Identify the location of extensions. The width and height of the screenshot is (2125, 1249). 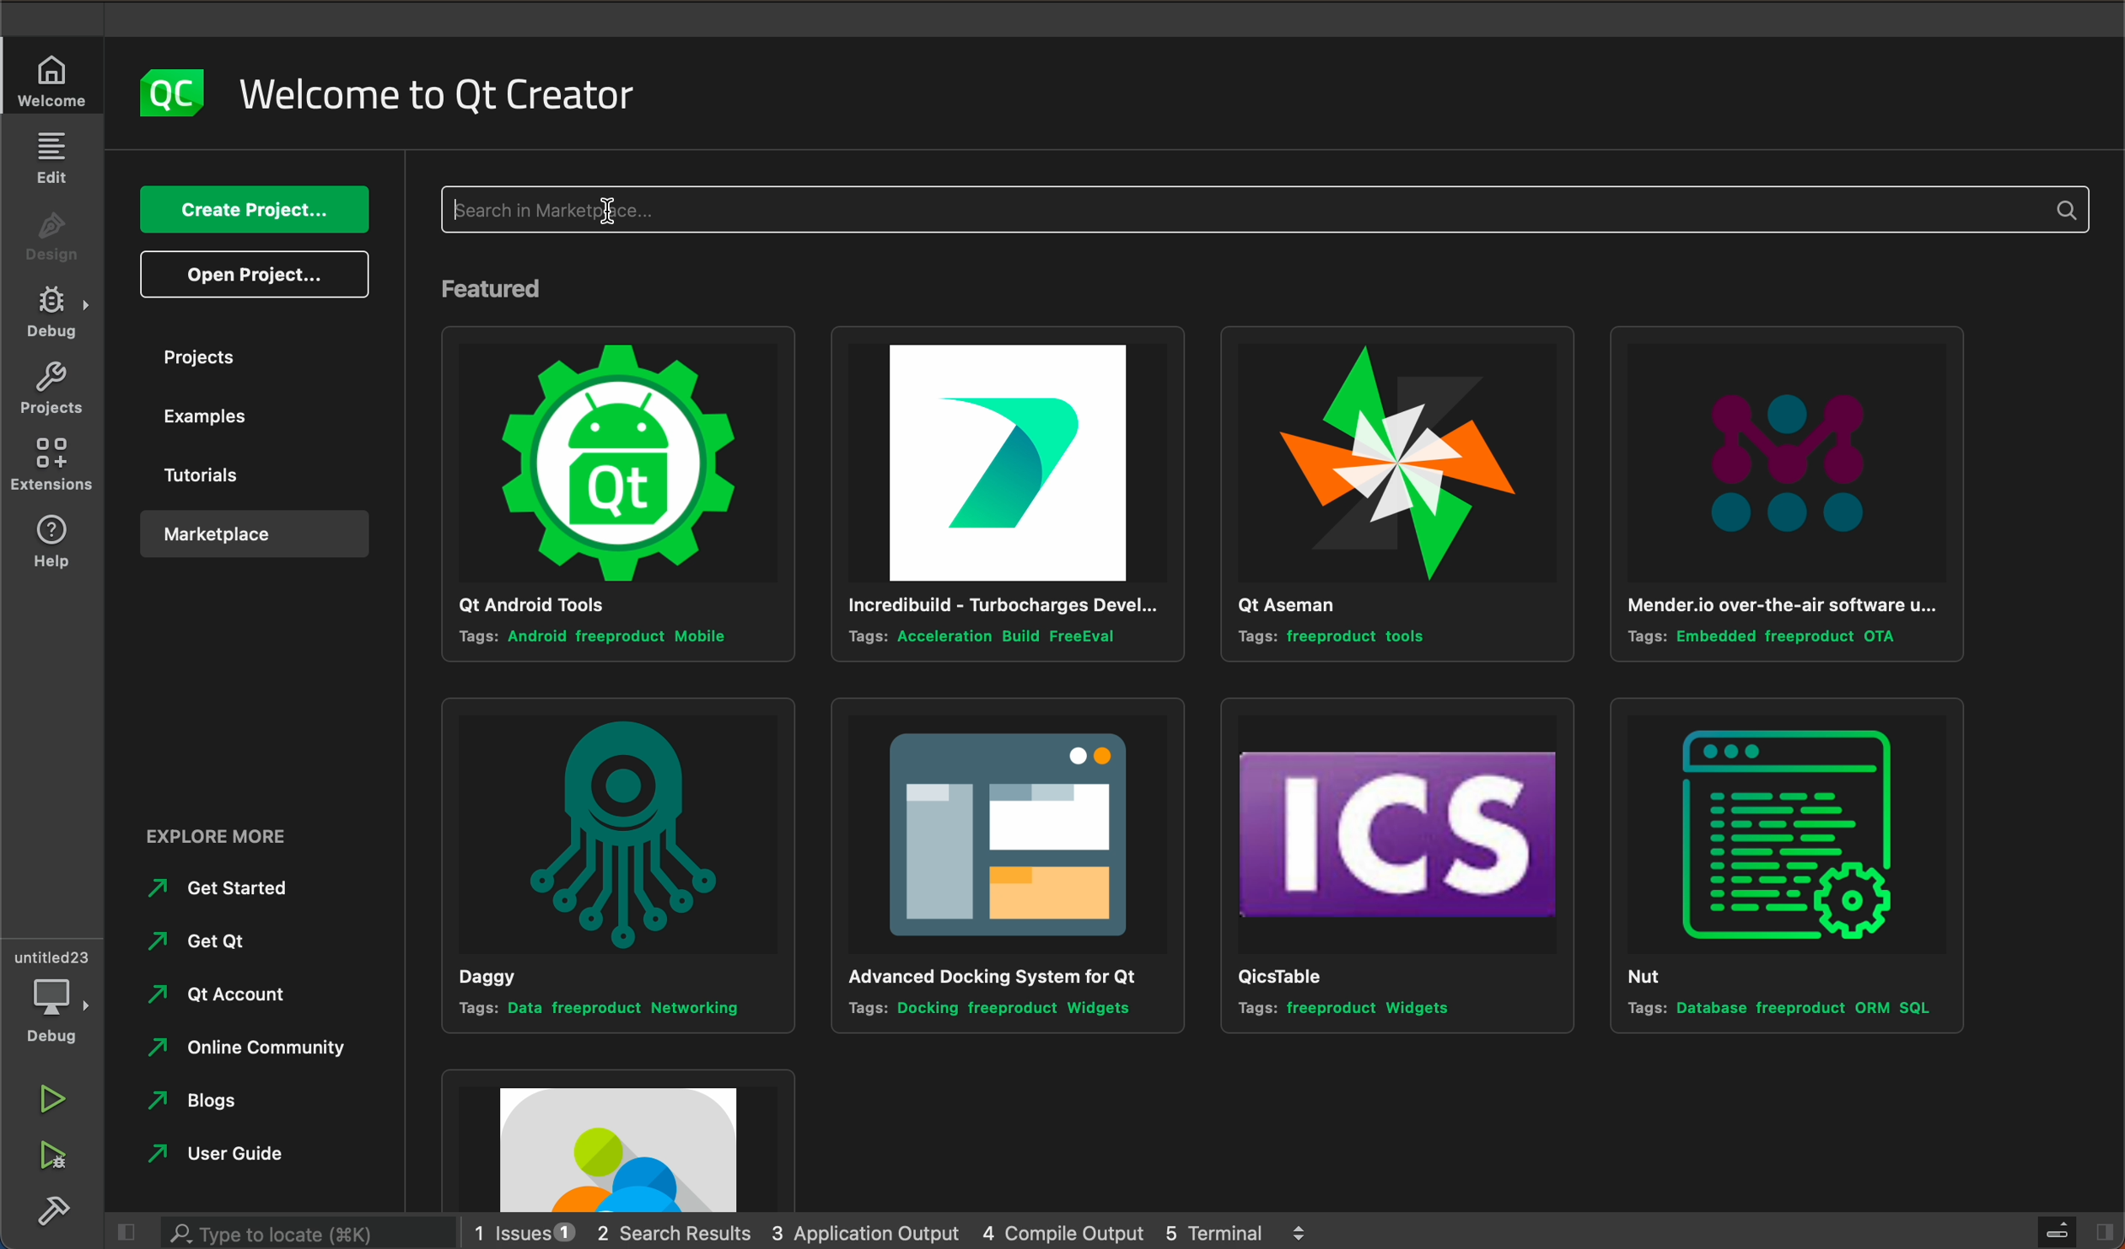
(52, 470).